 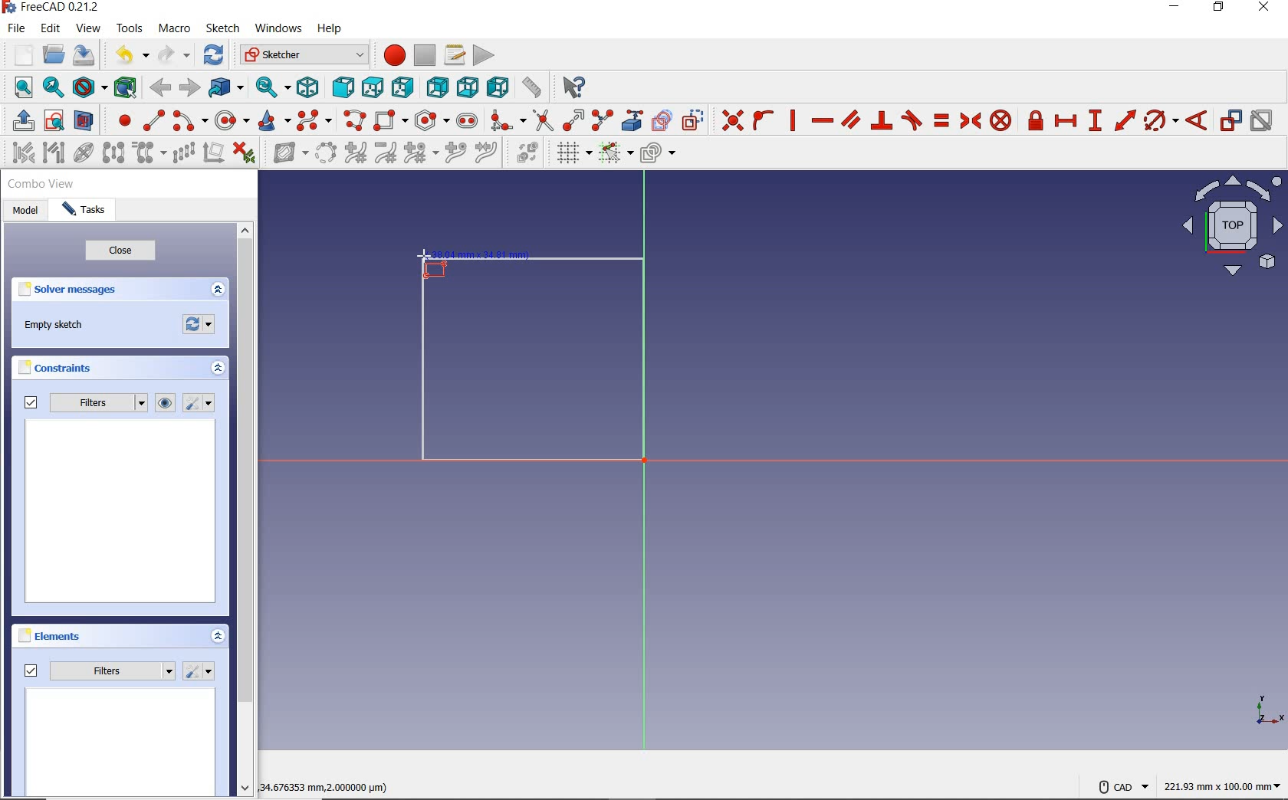 I want to click on scrollbar, so click(x=245, y=511).